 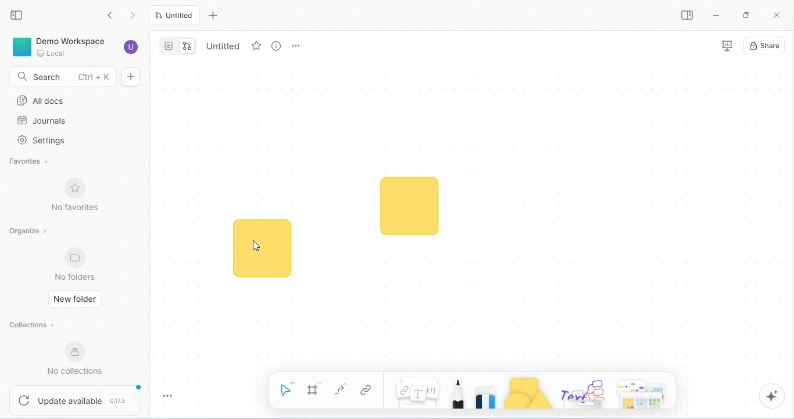 I want to click on settings, so click(x=41, y=142).